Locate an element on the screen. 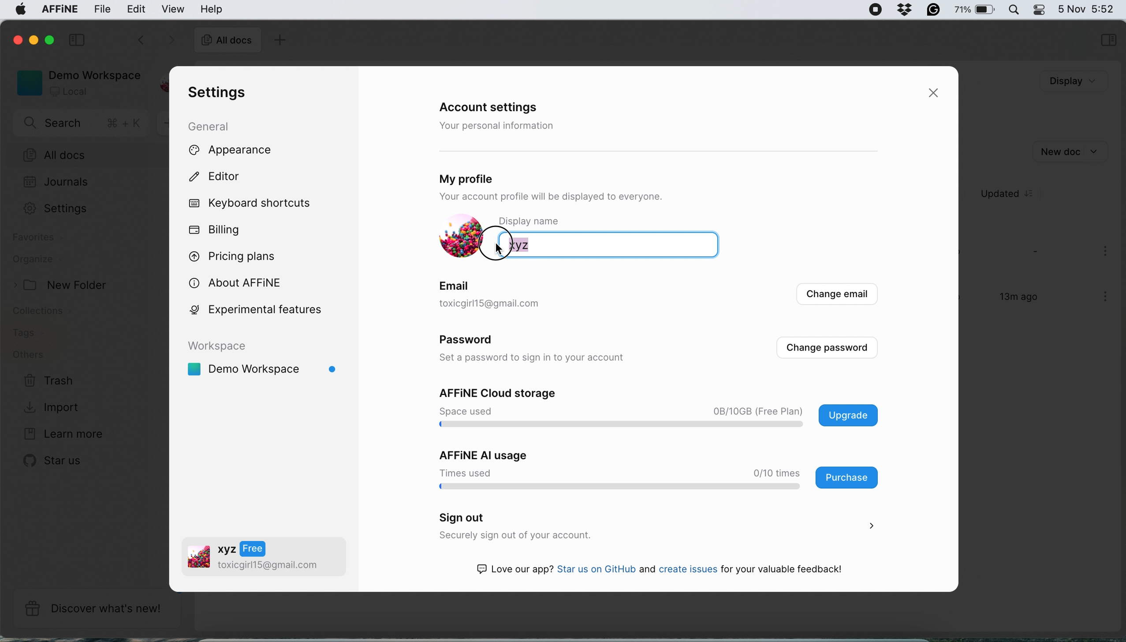 This screenshot has width=1126, height=642. editor is located at coordinates (224, 178).